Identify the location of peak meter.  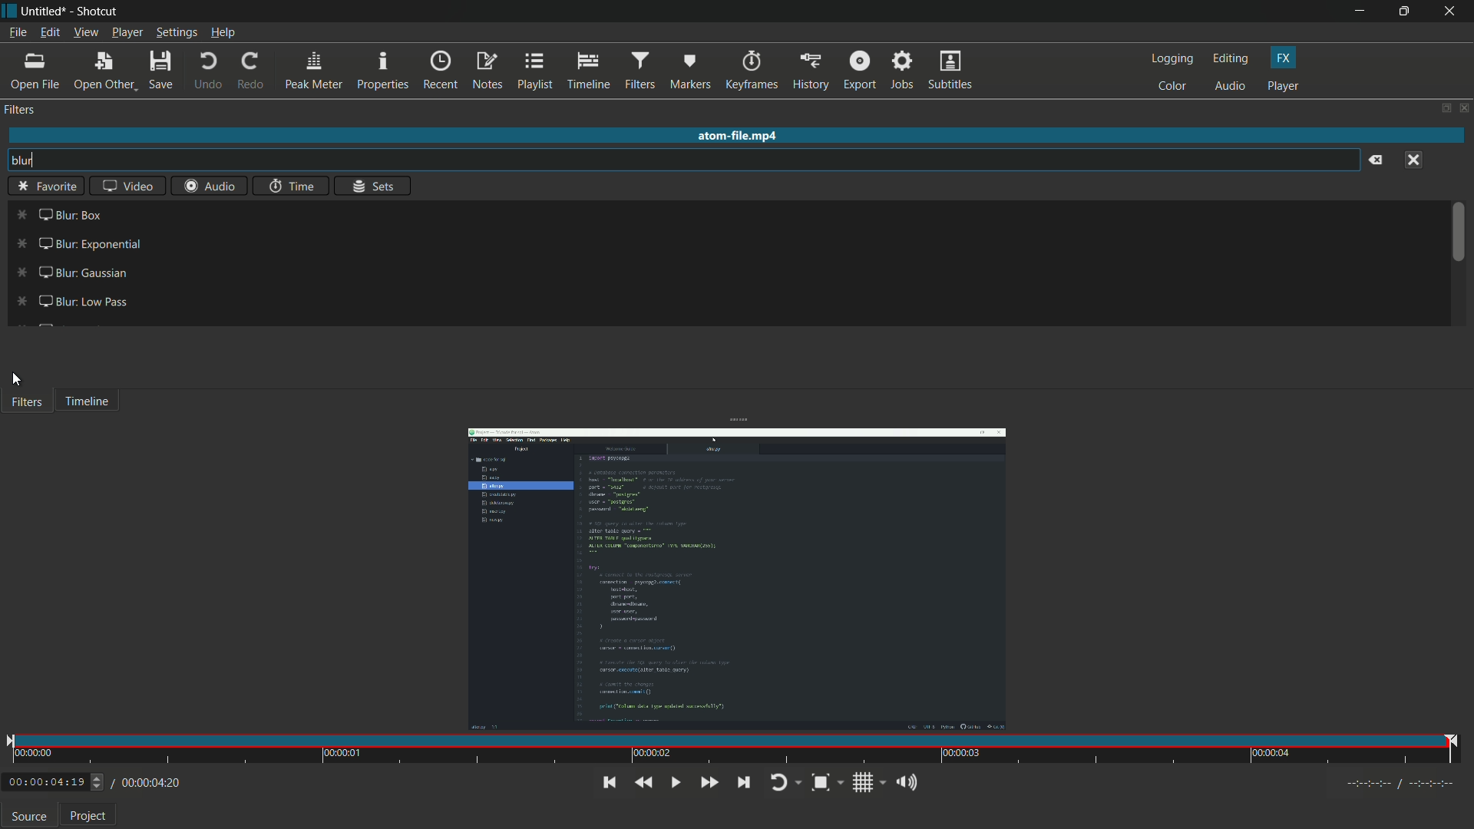
(312, 72).